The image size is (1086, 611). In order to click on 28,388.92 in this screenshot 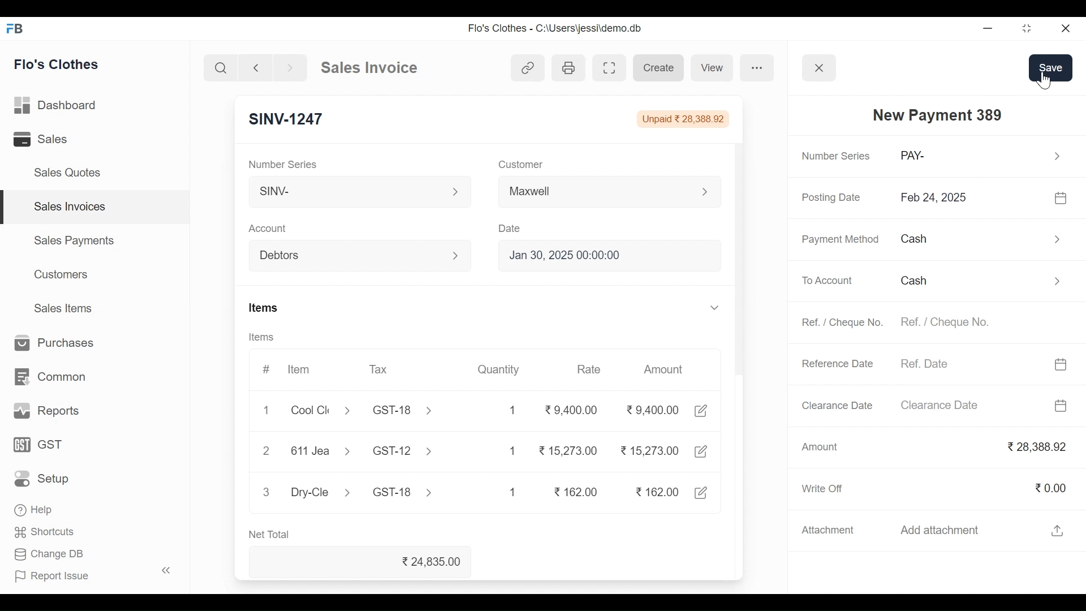, I will do `click(1038, 445)`.